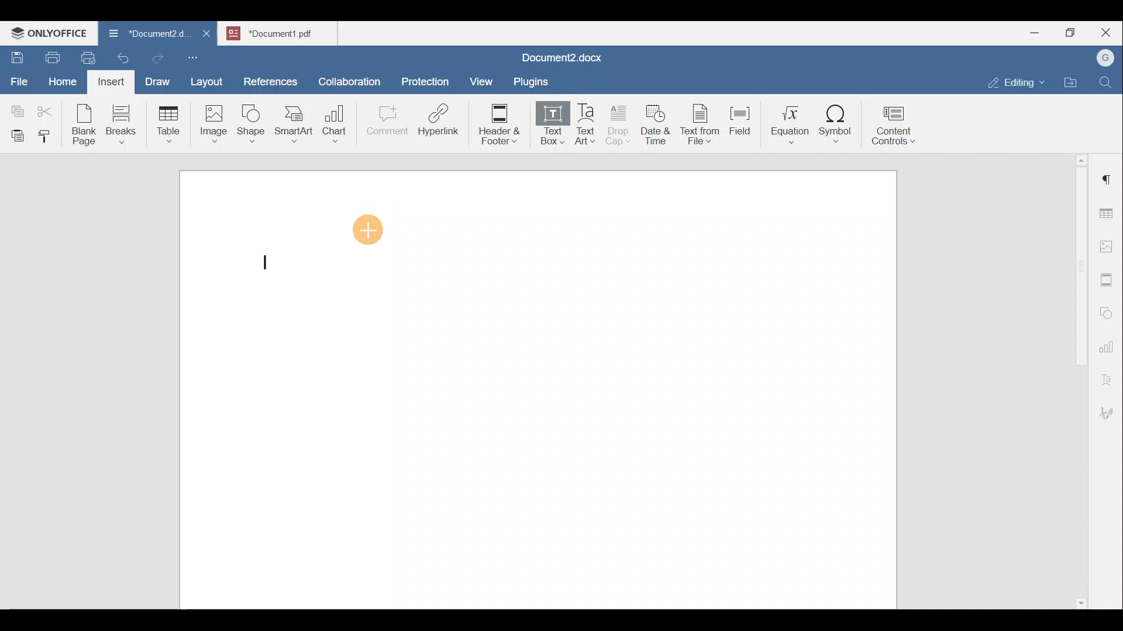  Describe the element at coordinates (294, 123) in the screenshot. I see `SmartArt` at that location.